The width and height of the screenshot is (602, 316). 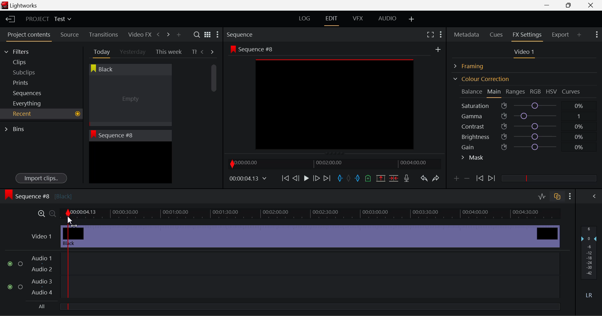 What do you see at coordinates (248, 179) in the screenshot?
I see `Frame Time` at bounding box center [248, 179].